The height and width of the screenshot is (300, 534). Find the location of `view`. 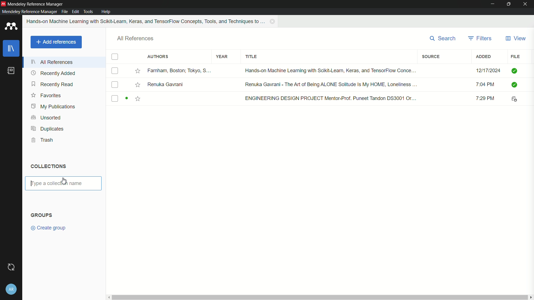

view is located at coordinates (515, 39).